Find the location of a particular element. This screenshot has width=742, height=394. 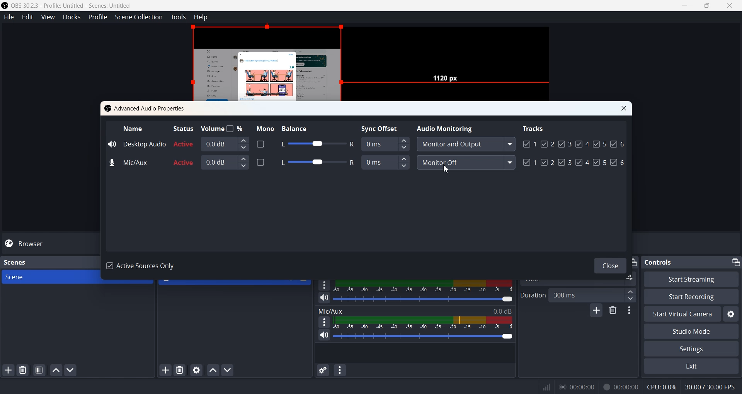

Scene is located at coordinates (48, 277).